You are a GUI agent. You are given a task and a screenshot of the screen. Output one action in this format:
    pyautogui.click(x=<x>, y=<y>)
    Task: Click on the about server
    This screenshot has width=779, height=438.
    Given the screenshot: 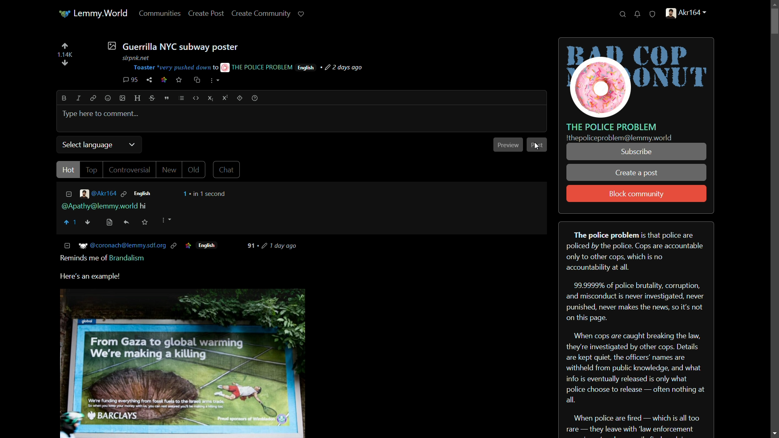 What is the action you would take?
    pyautogui.click(x=637, y=329)
    